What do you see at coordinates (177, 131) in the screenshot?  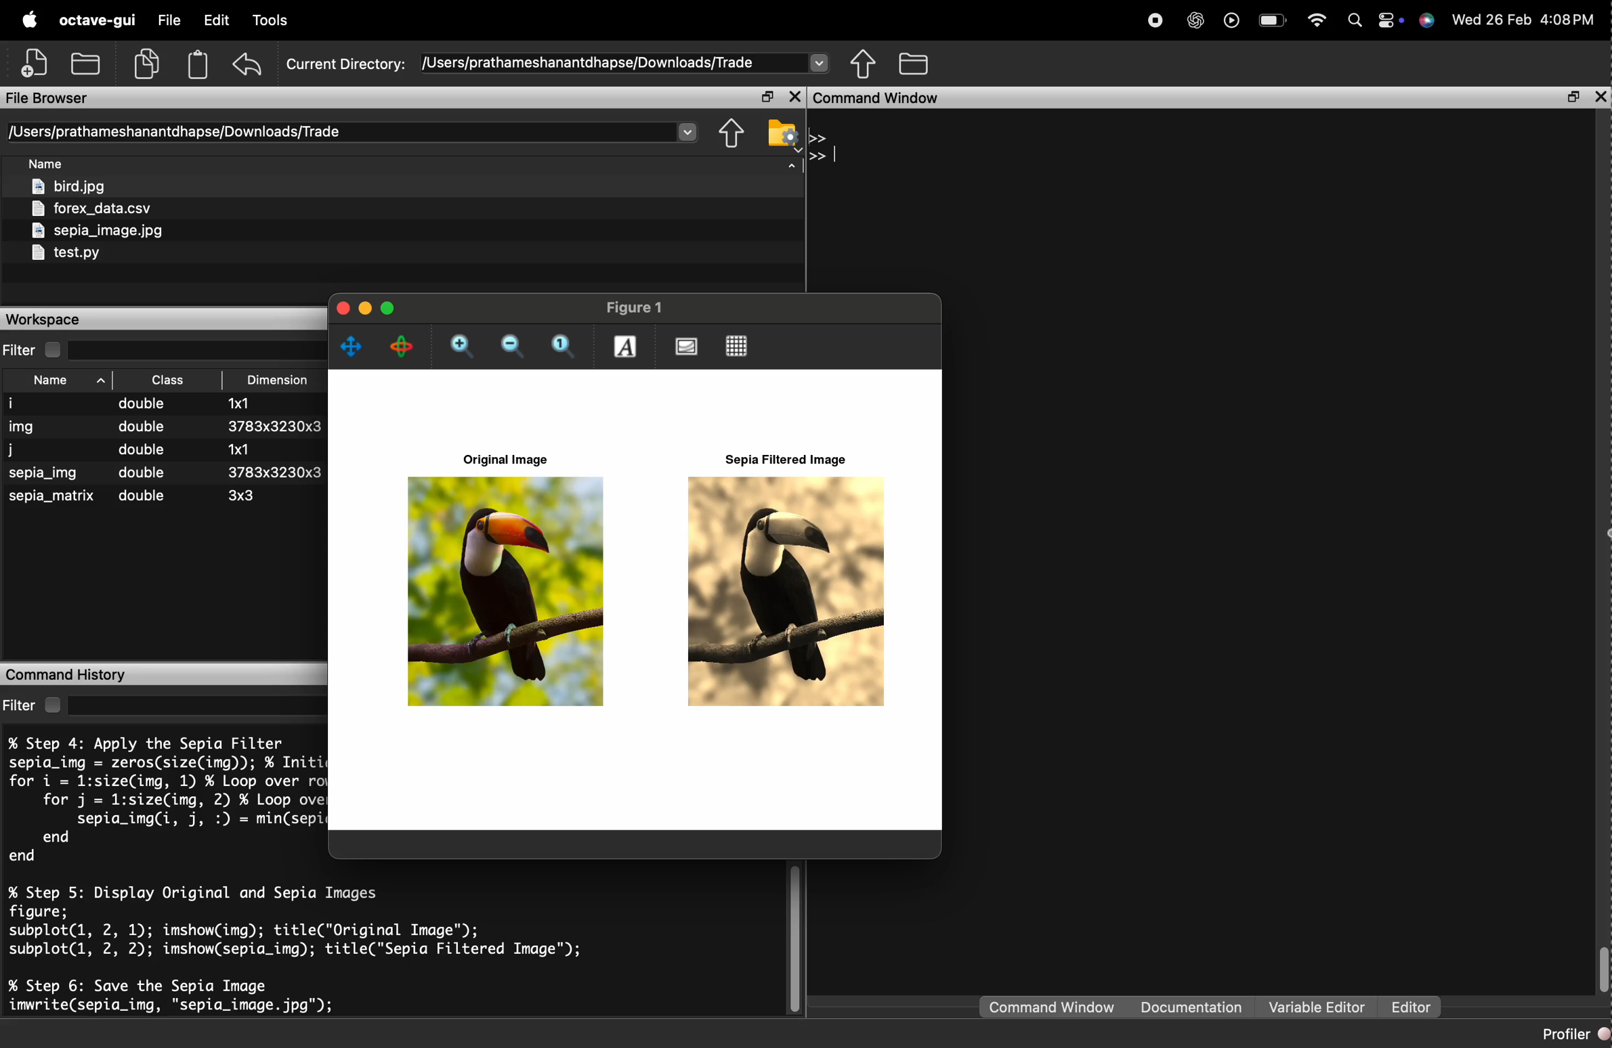 I see `/Users/prathameshanantdhapse/Downloads/Trade` at bounding box center [177, 131].